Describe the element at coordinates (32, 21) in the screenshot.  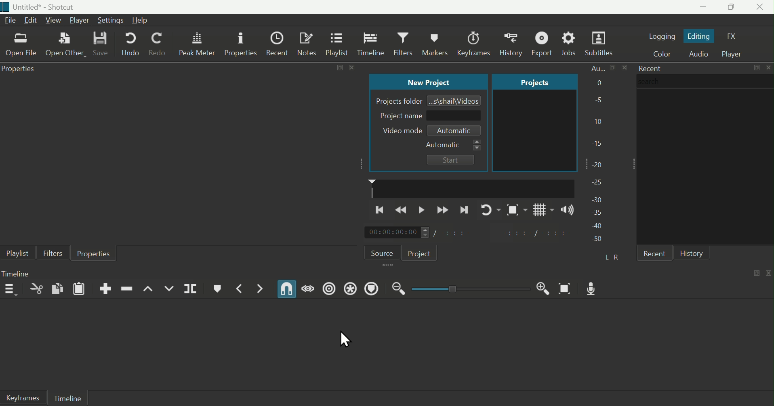
I see `Edit` at that location.